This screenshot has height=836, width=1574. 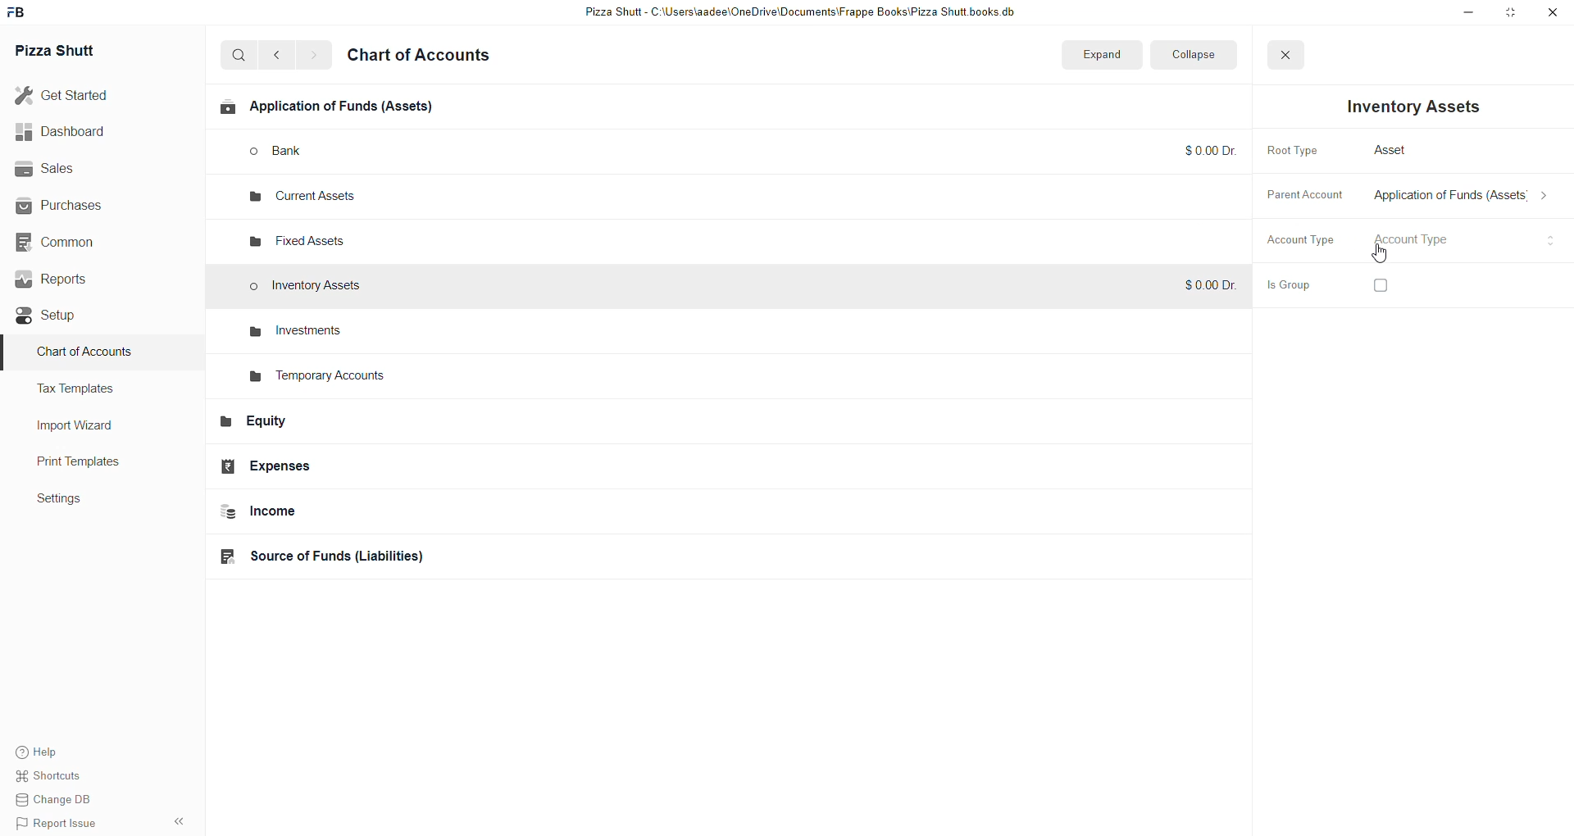 I want to click on Parent Account, so click(x=1293, y=197).